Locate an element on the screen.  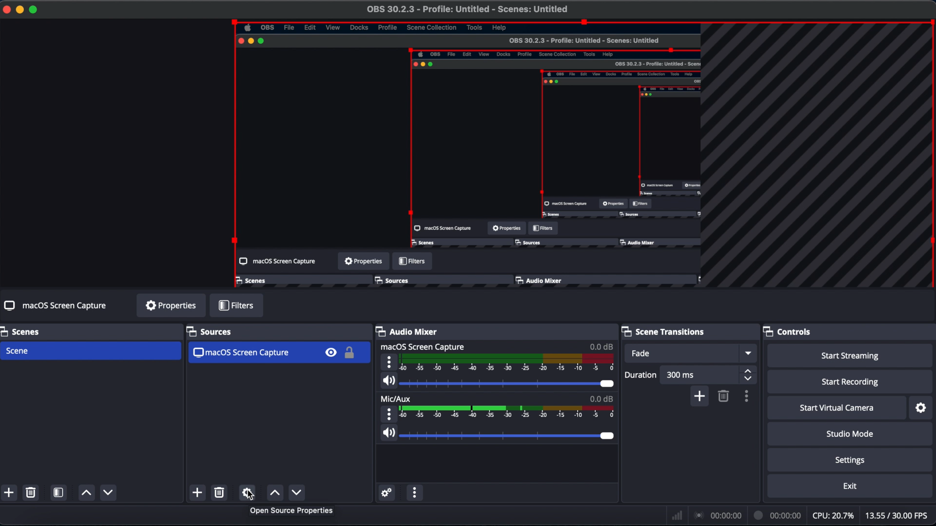
mic volume slider handle is located at coordinates (608, 436).